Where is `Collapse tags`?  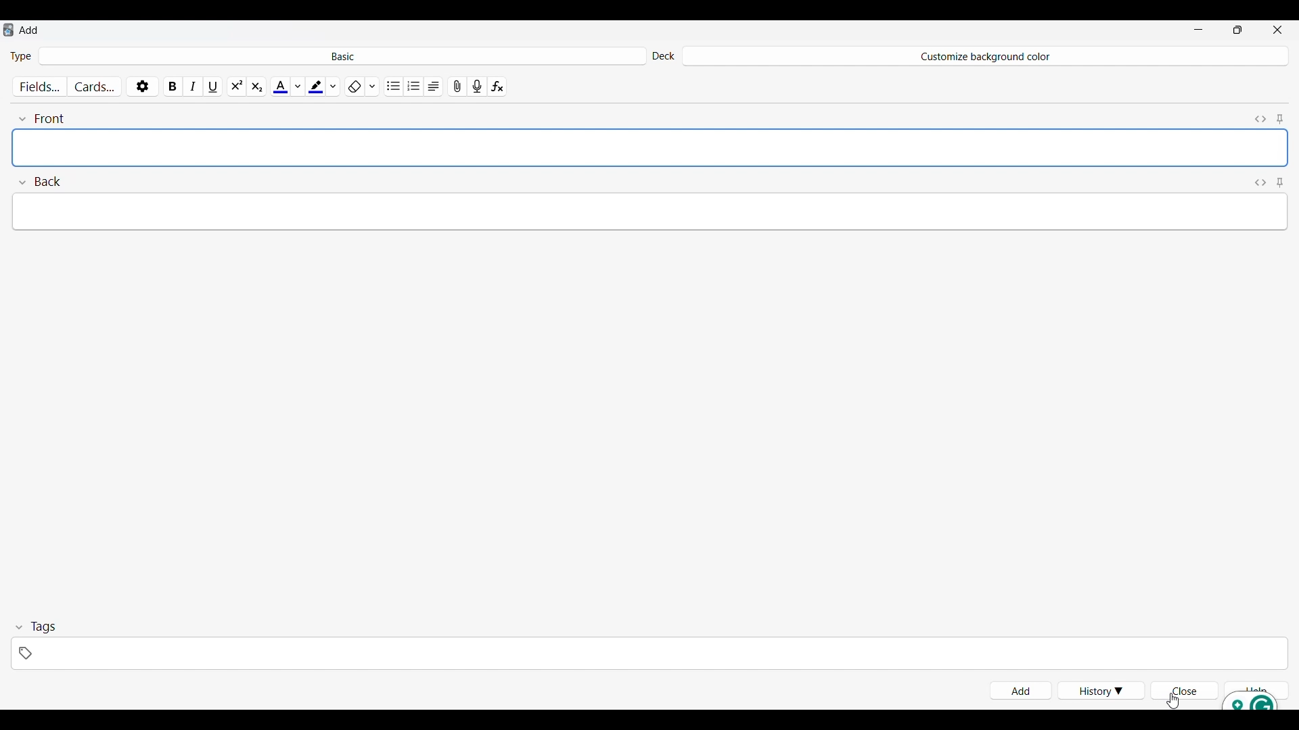 Collapse tags is located at coordinates (36, 627).